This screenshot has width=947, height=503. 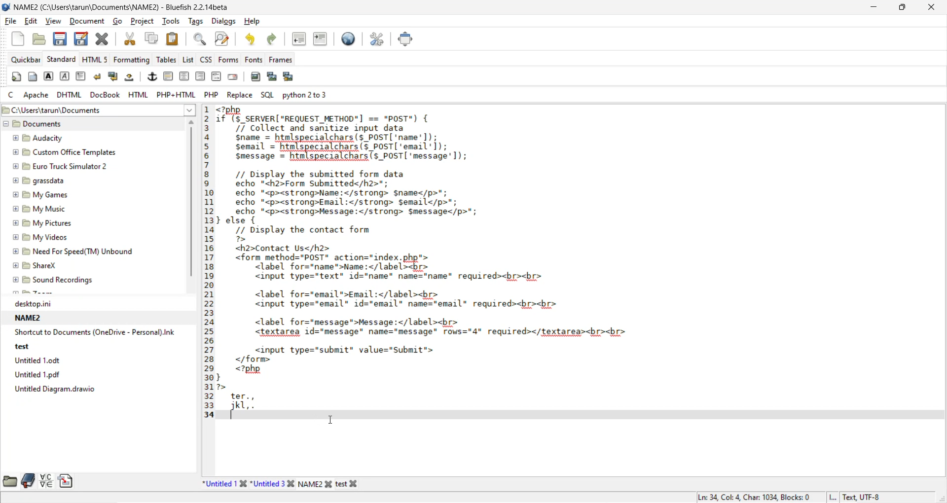 I want to click on Sound Recordings, so click(x=58, y=280).